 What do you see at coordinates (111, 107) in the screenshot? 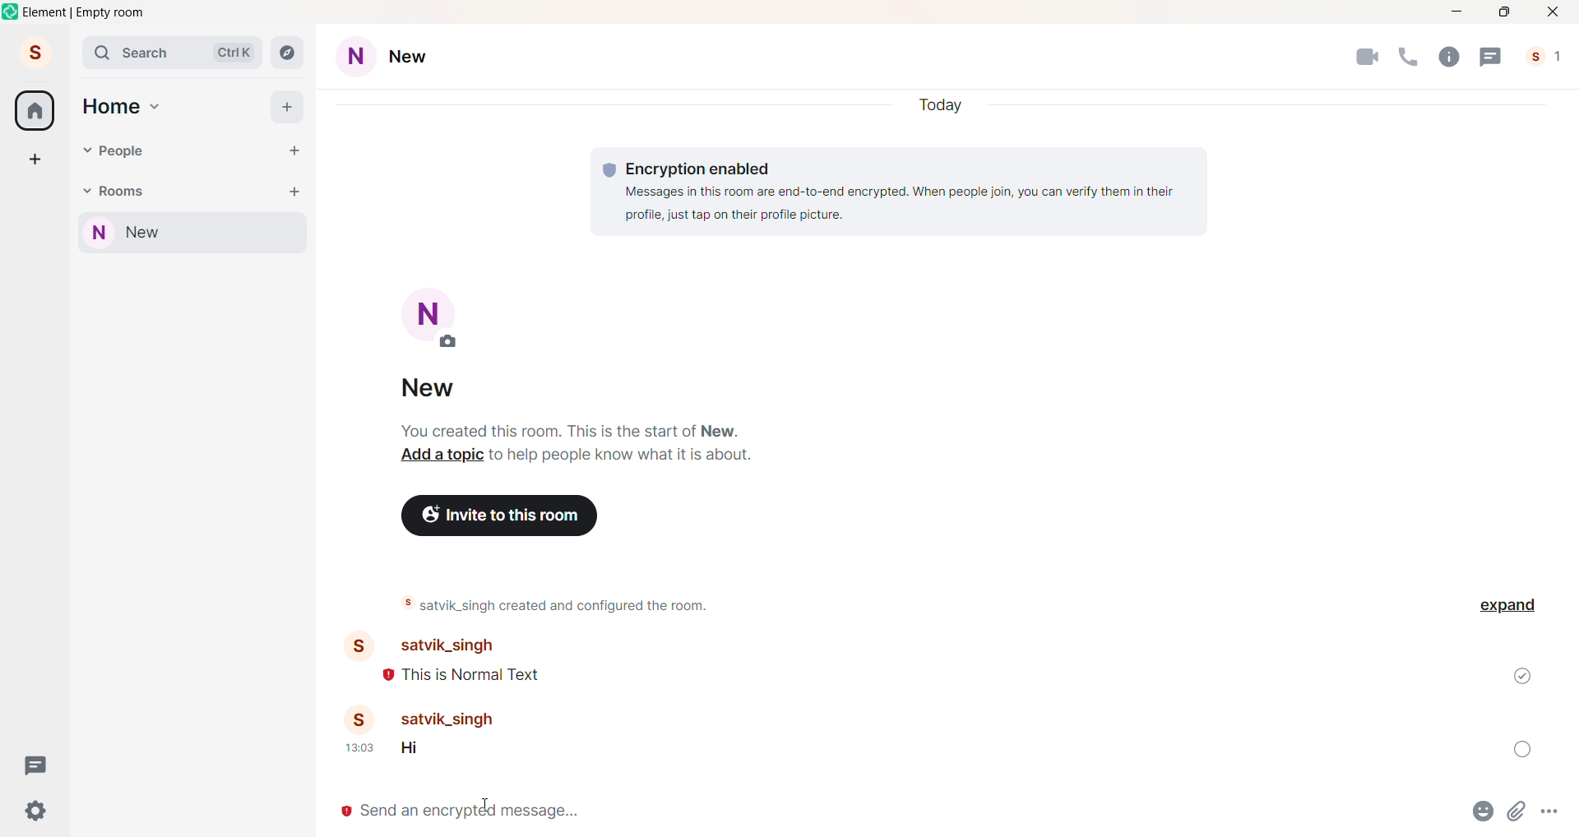
I see `Home` at bounding box center [111, 107].